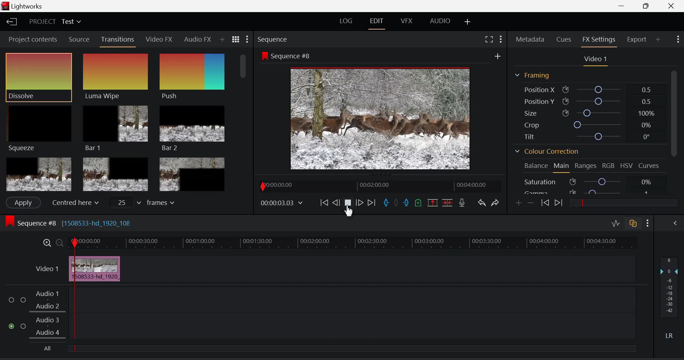 The image size is (684, 360). I want to click on Crop, so click(586, 123).